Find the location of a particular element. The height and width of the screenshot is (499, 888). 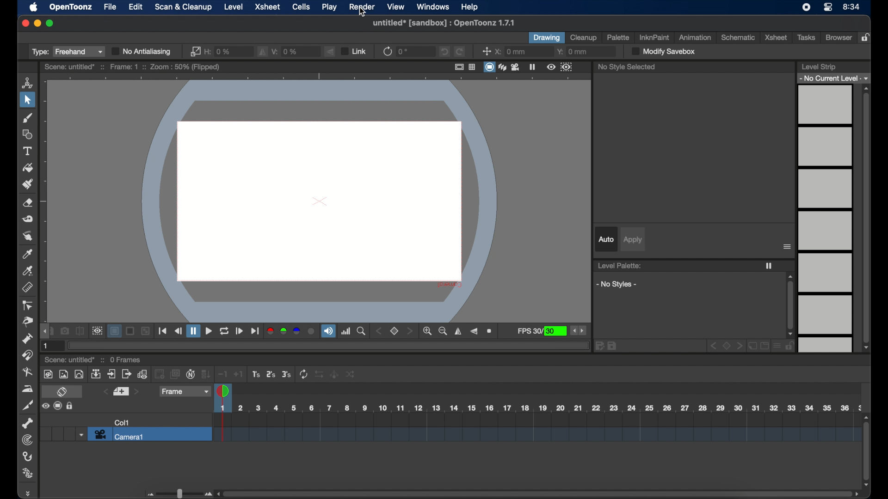

 is located at coordinates (206, 375).